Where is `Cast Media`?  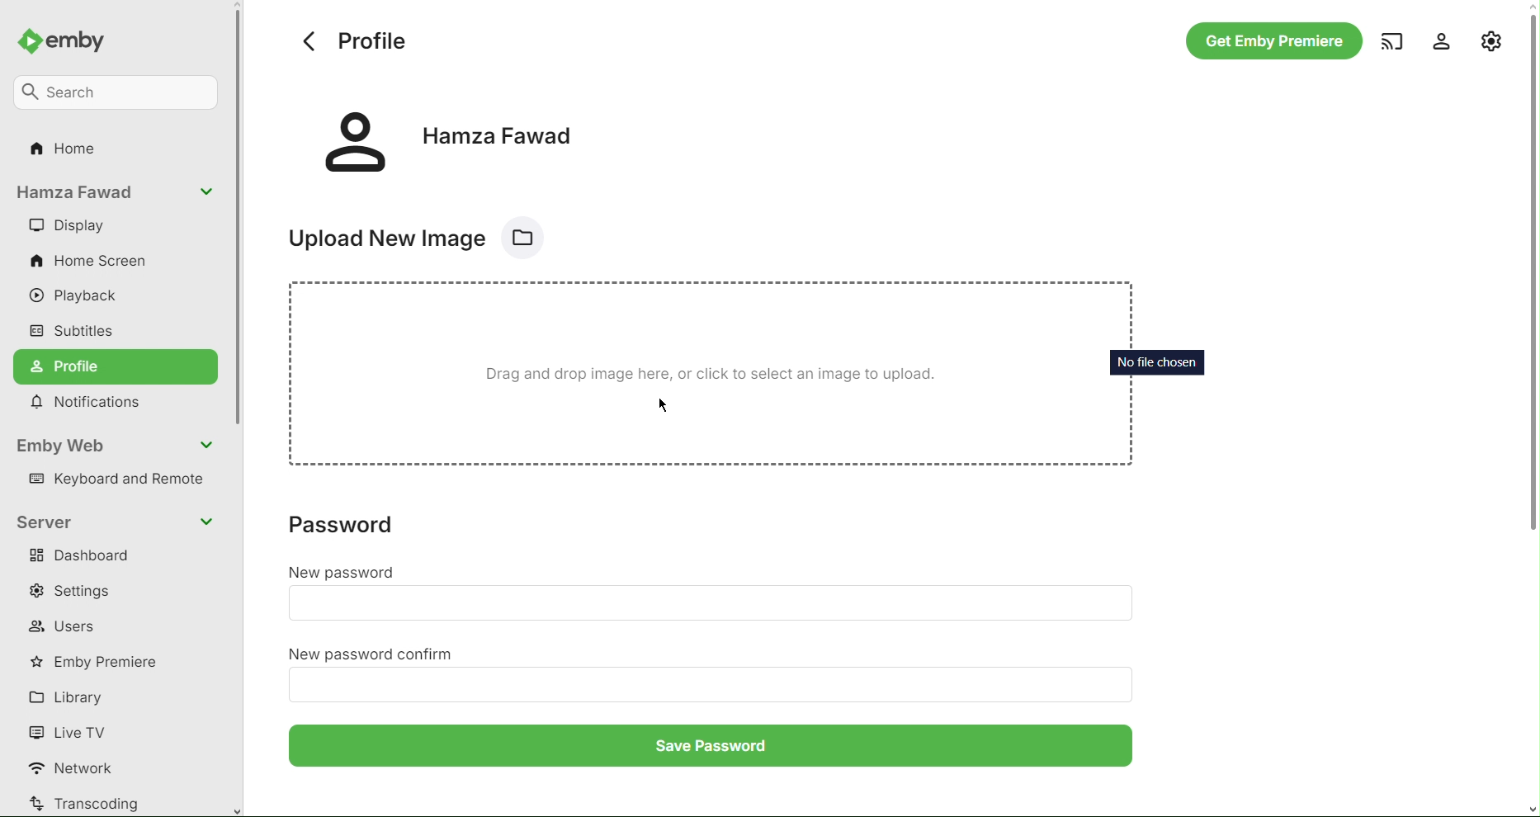
Cast Media is located at coordinates (1389, 41).